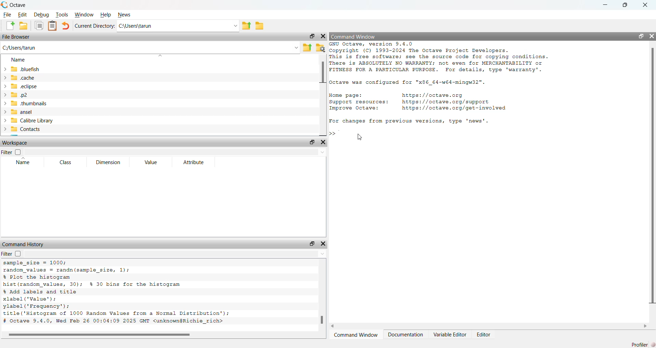  What do you see at coordinates (61, 14) in the screenshot?
I see `Tools` at bounding box center [61, 14].